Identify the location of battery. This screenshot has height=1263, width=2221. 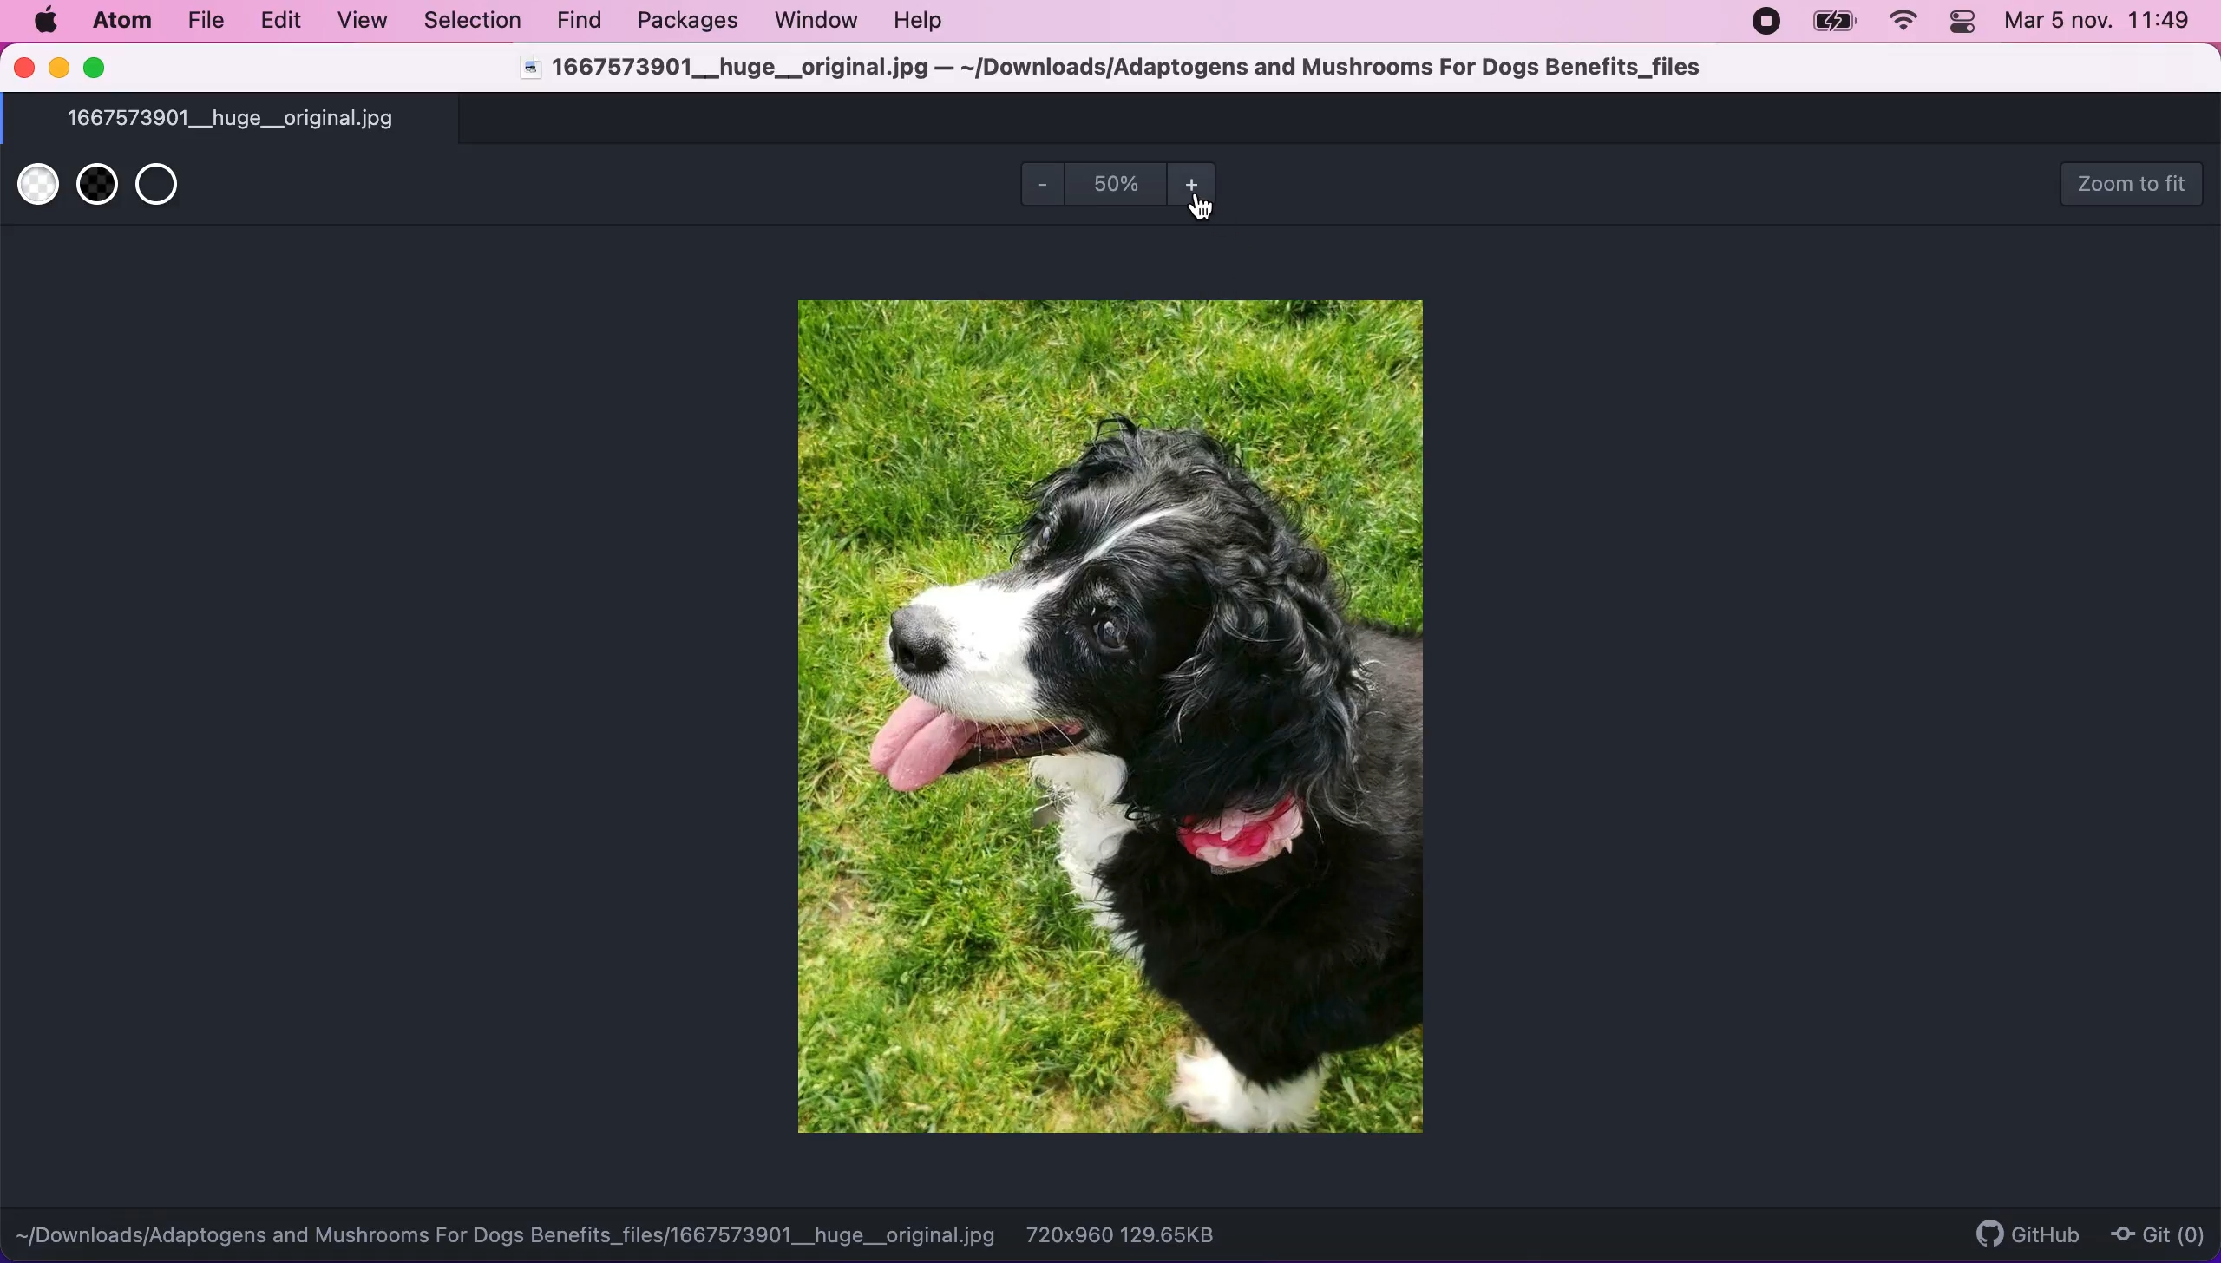
(1838, 23).